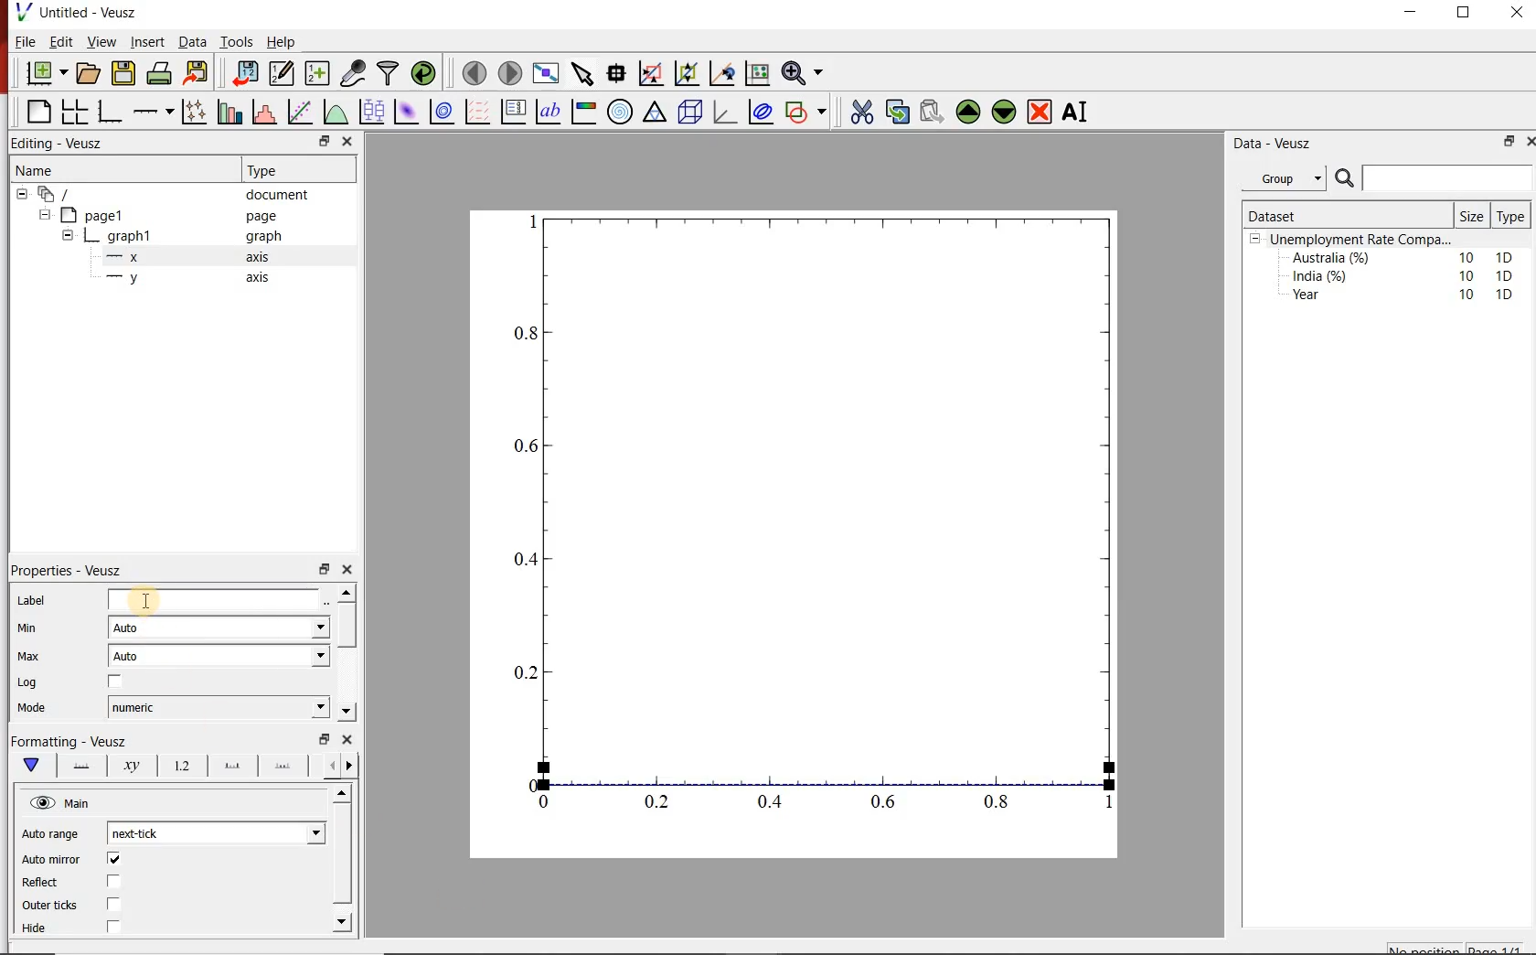 Image resolution: width=1536 pixels, height=955 pixels. Describe the element at coordinates (196, 256) in the screenshot. I see `x axis` at that location.